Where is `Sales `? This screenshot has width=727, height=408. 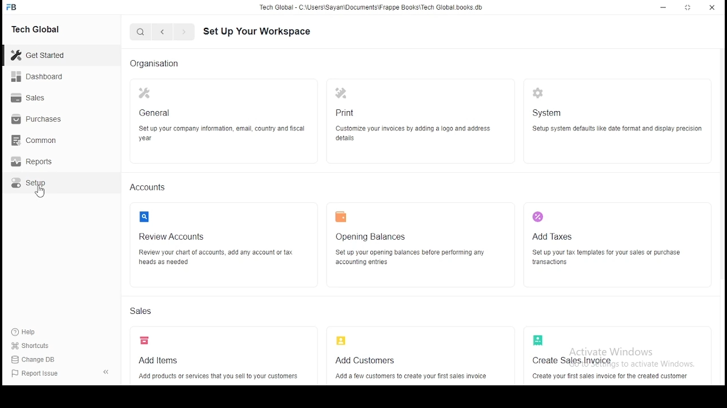 Sales  is located at coordinates (45, 99).